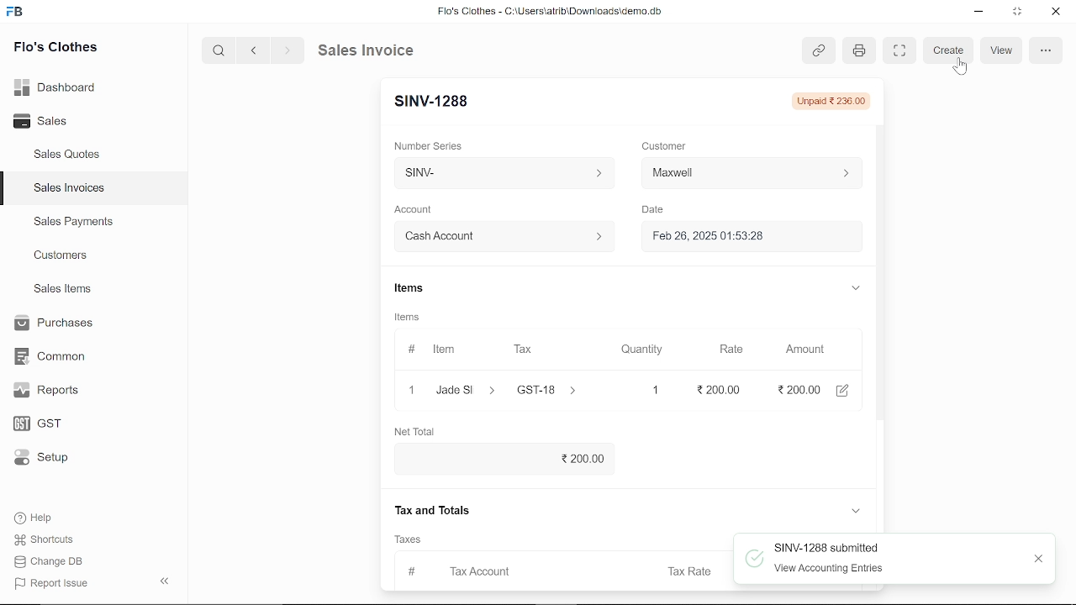  What do you see at coordinates (59, 87) in the screenshot?
I see `Dashboard` at bounding box center [59, 87].